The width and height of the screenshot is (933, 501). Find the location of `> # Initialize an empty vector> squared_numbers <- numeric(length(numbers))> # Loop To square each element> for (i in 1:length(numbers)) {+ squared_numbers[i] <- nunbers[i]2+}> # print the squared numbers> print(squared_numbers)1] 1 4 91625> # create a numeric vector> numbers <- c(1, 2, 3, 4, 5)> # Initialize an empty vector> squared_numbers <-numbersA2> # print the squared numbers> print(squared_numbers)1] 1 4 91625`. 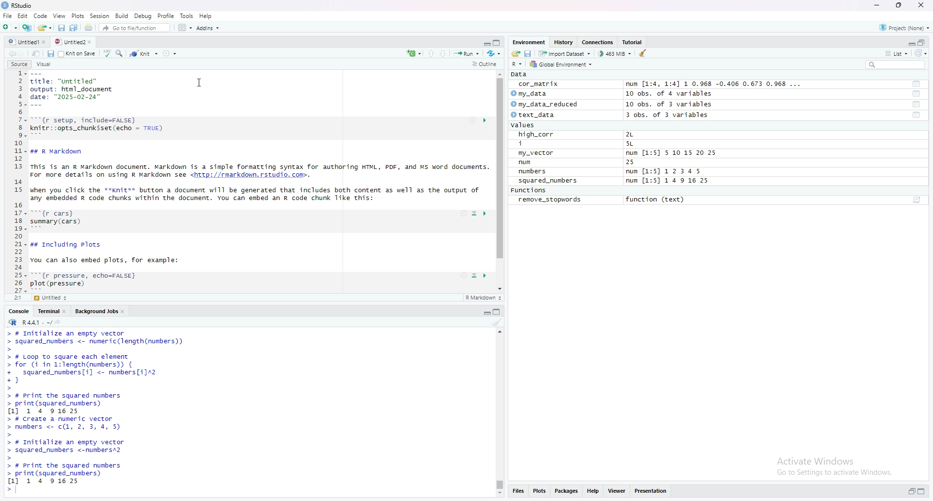

> # Initialize an empty vector> squared_numbers <- numeric(length(numbers))> # Loop To square each element> for (i in 1:length(numbers)) {+ squared_numbers[i] <- nunbers[i]2+}> # print the squared numbers> print(squared_numbers)1] 1 4 91625> # create a numeric vector> numbers <- c(1, 2, 3, 4, 5)> # Initialize an empty vector> squared_numbers <-numbersA2> # print the squared numbers> print(squared_numbers)1] 1 4 91625 is located at coordinates (104, 413).